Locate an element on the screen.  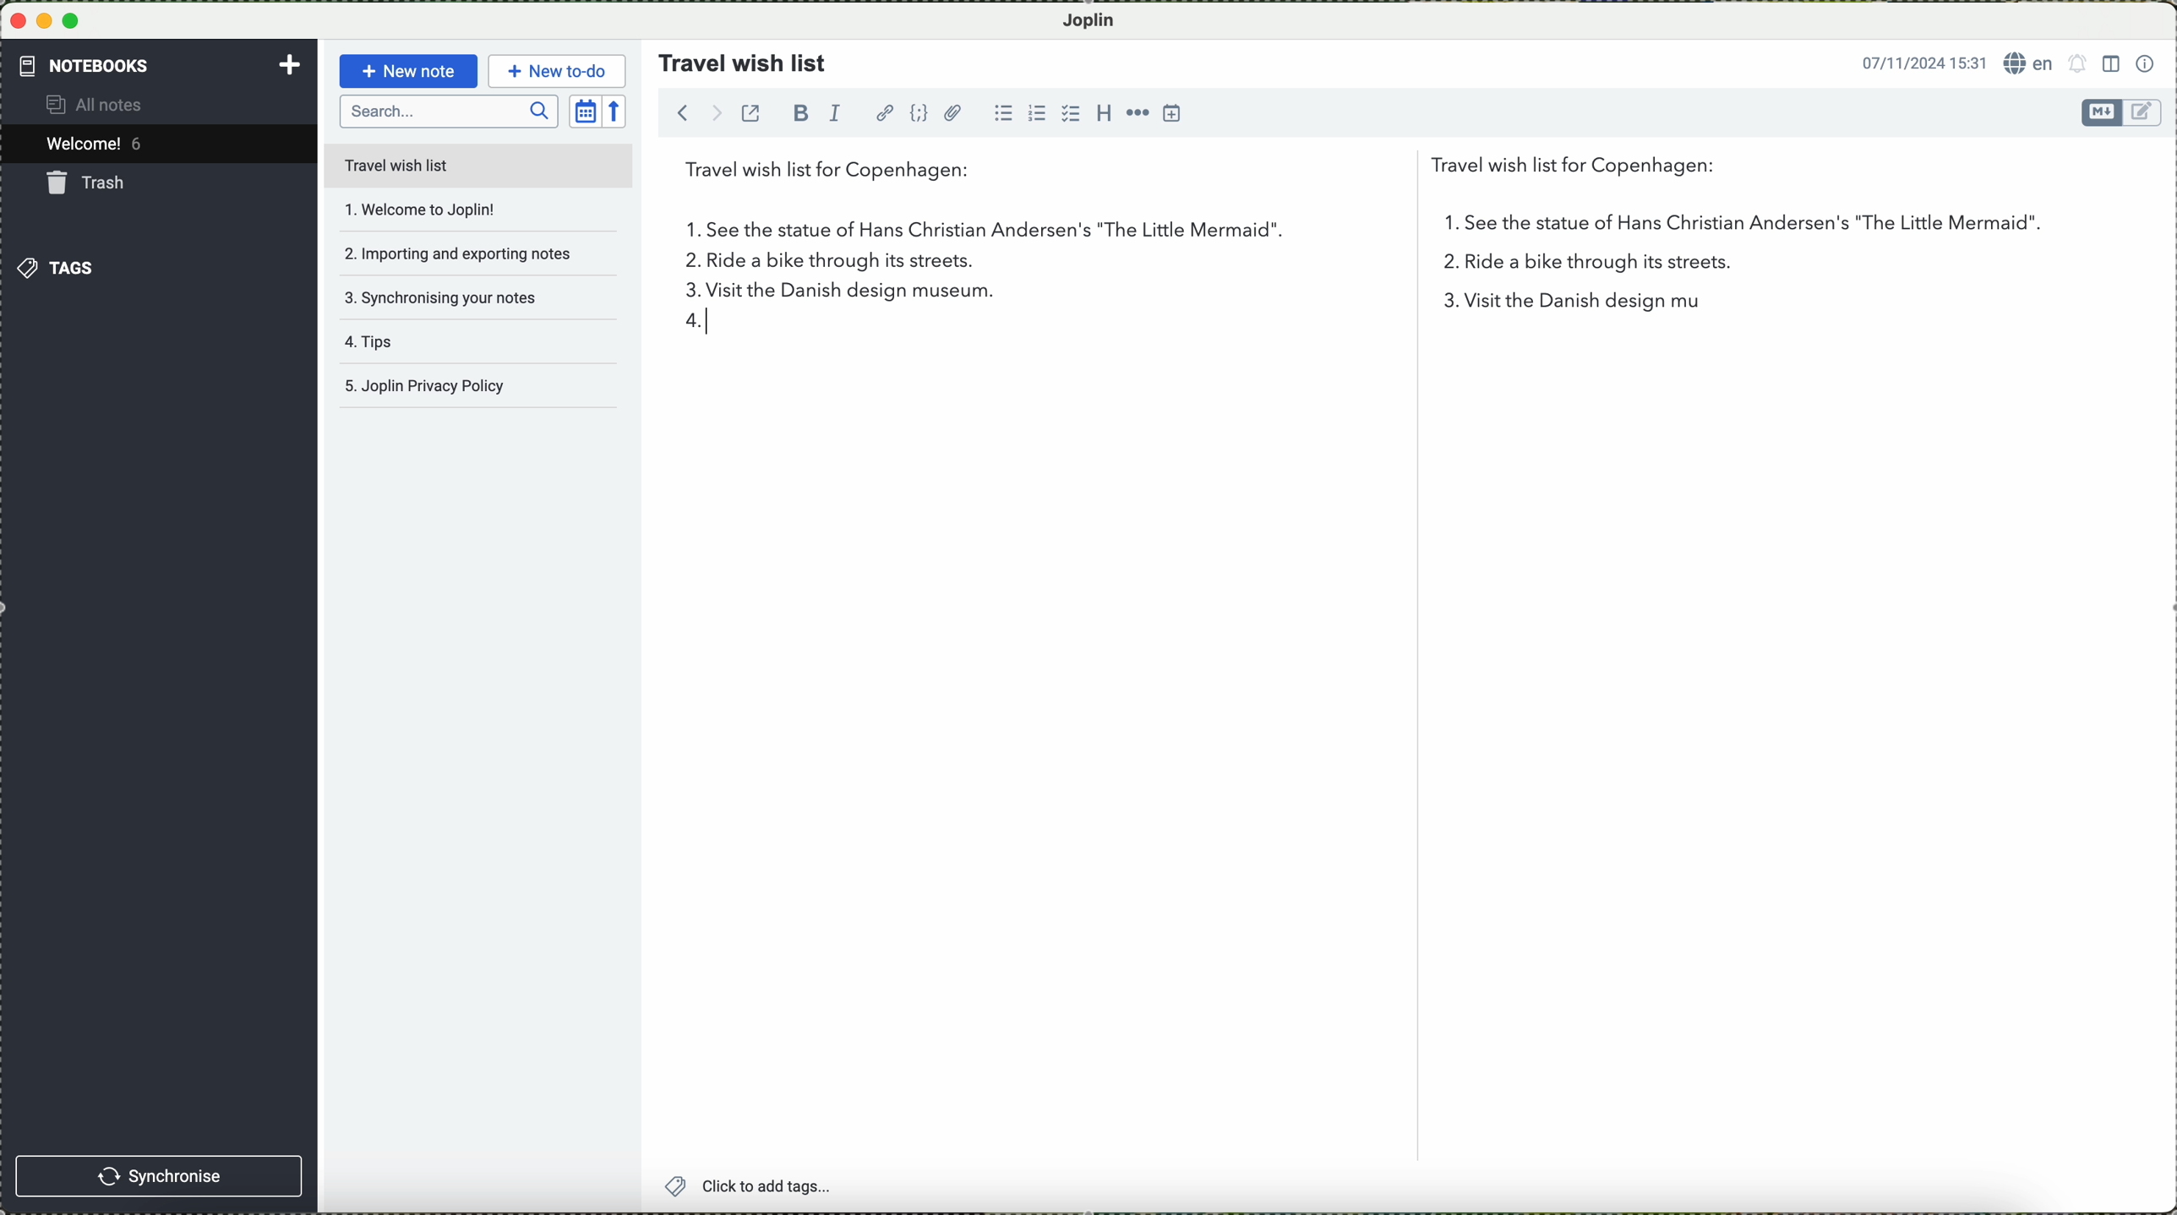
date and hour is located at coordinates (1918, 61).